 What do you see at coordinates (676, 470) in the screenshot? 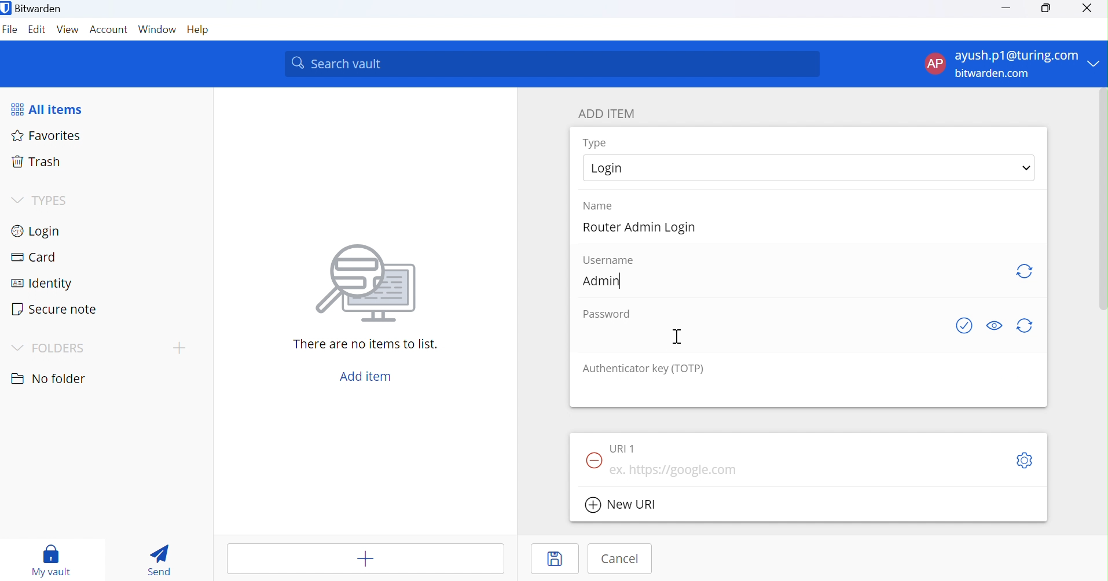
I see `https://google ta` at bounding box center [676, 470].